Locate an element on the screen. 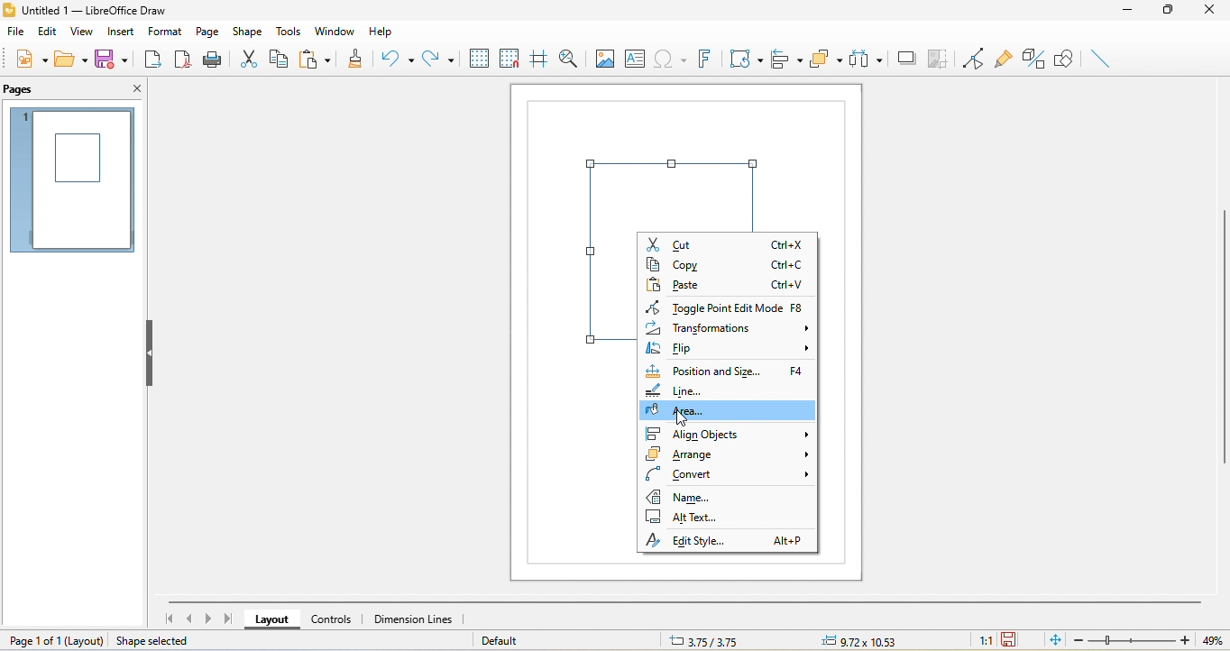 The image size is (1230, 651). view is located at coordinates (84, 34).